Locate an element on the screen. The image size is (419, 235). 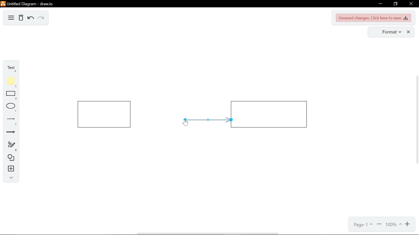
ellipse is located at coordinates (10, 108).